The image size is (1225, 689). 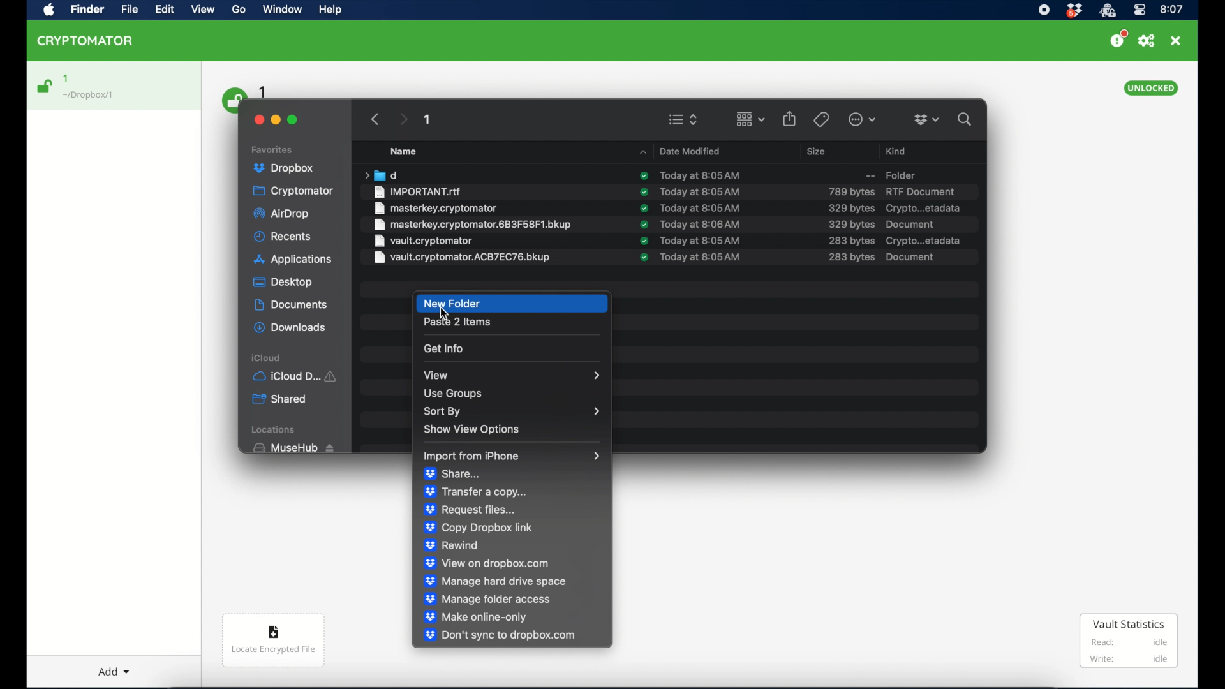 I want to click on Name, so click(x=411, y=151).